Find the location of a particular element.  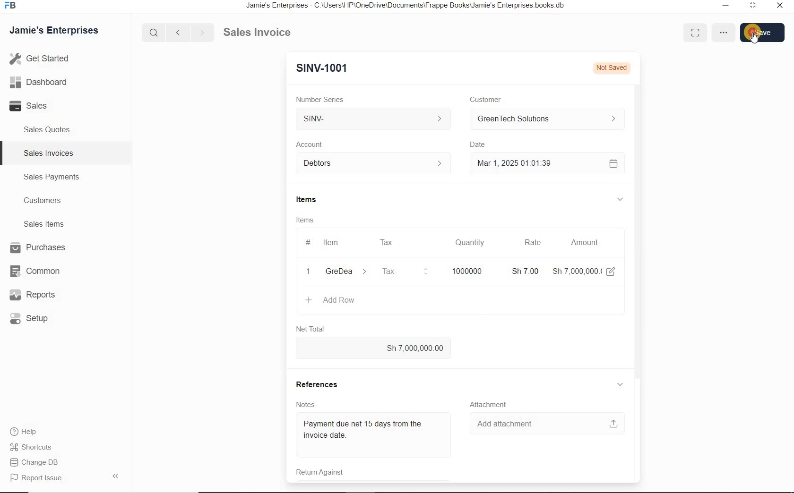

Change DB is located at coordinates (35, 462).